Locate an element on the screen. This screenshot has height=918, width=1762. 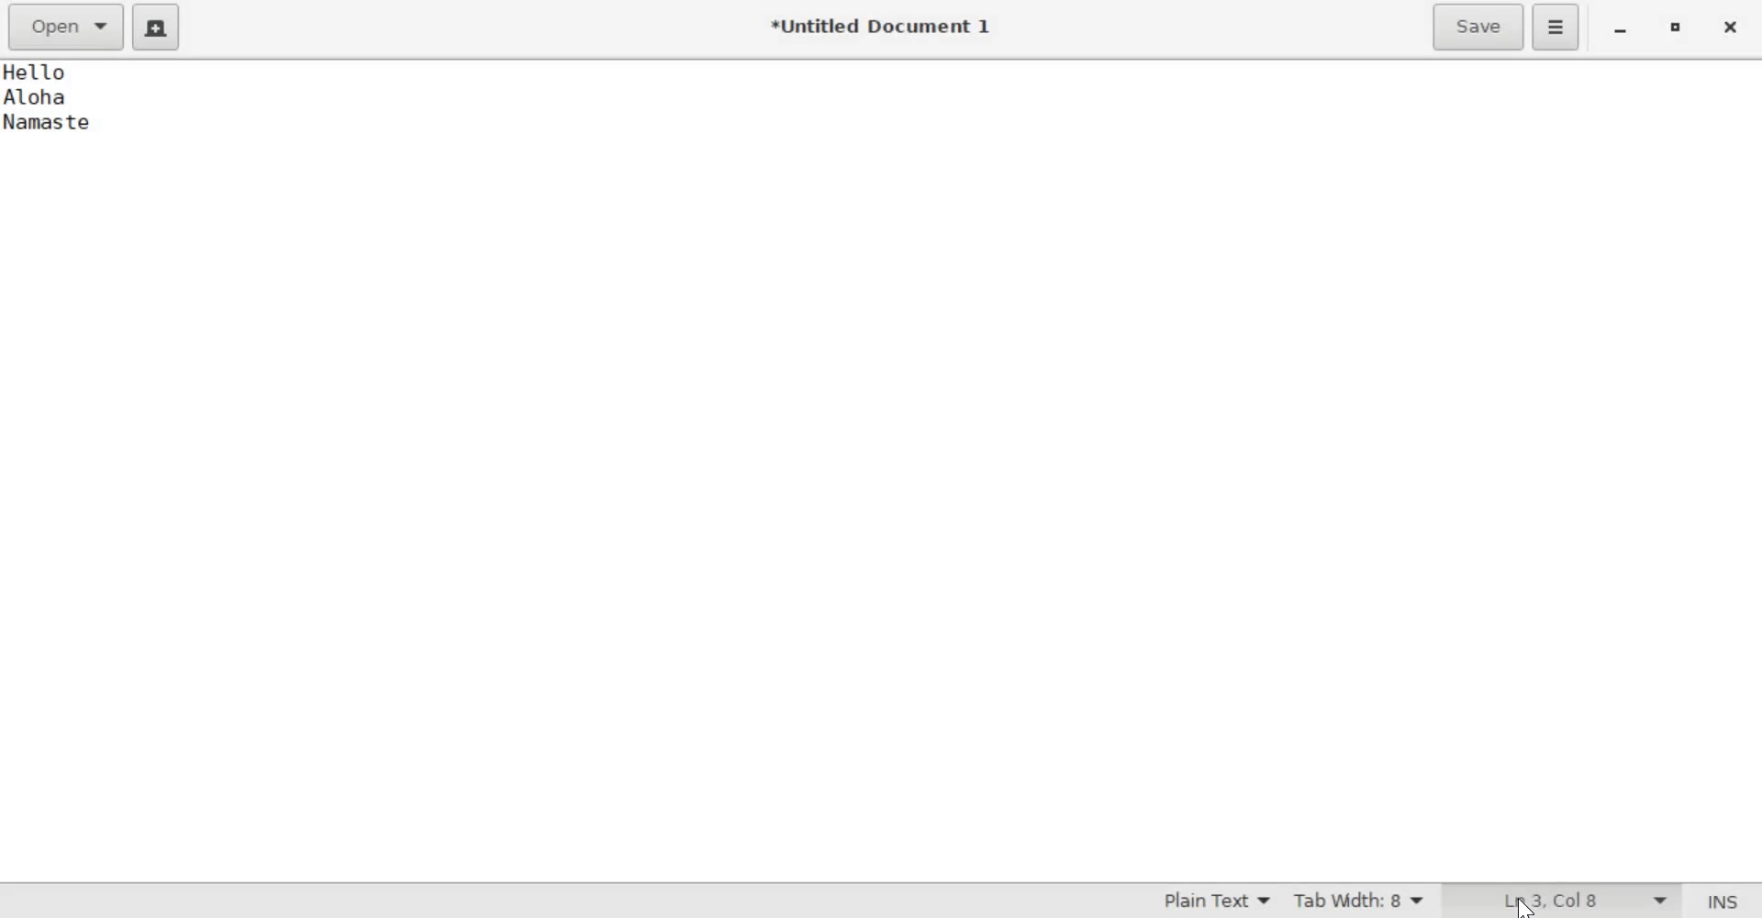
create a new document is located at coordinates (157, 28).